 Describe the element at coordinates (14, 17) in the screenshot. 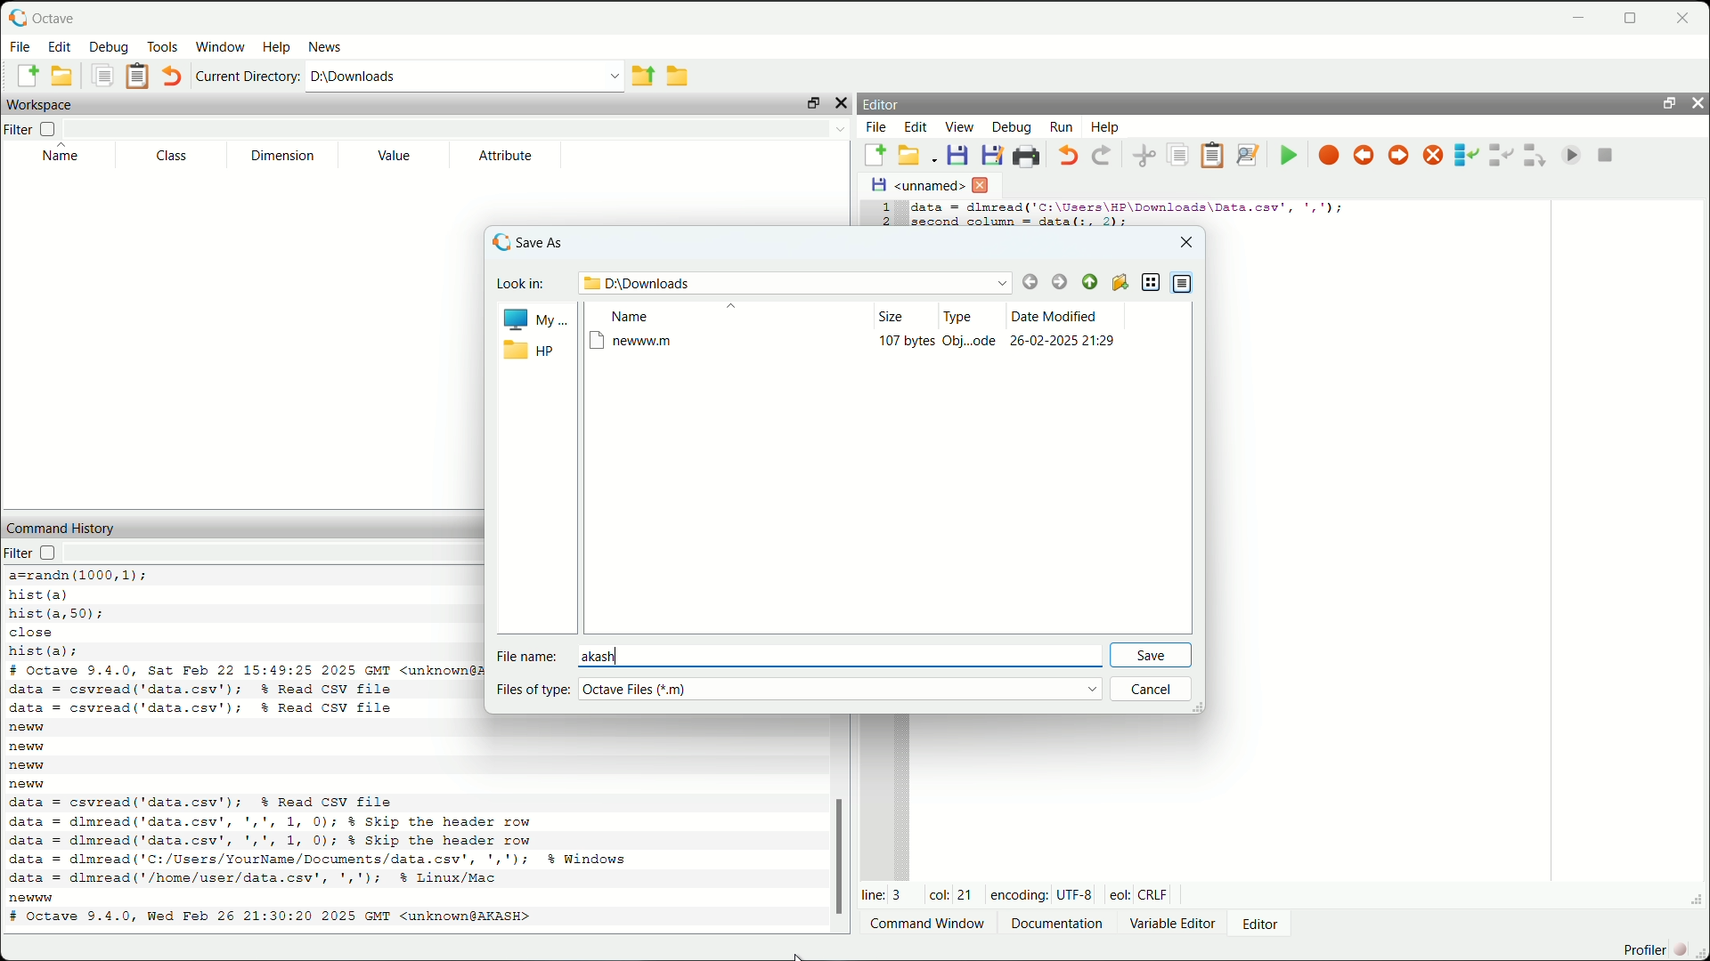

I see `logo` at that location.